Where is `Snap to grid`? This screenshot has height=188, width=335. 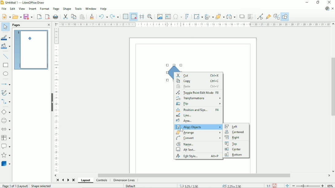 Snap to grid is located at coordinates (134, 17).